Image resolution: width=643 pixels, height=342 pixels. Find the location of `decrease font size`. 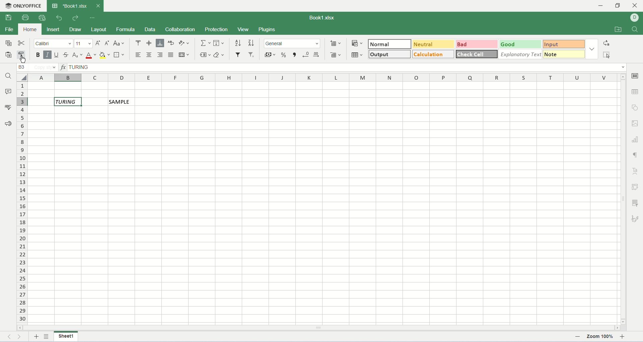

decrease font size is located at coordinates (107, 44).